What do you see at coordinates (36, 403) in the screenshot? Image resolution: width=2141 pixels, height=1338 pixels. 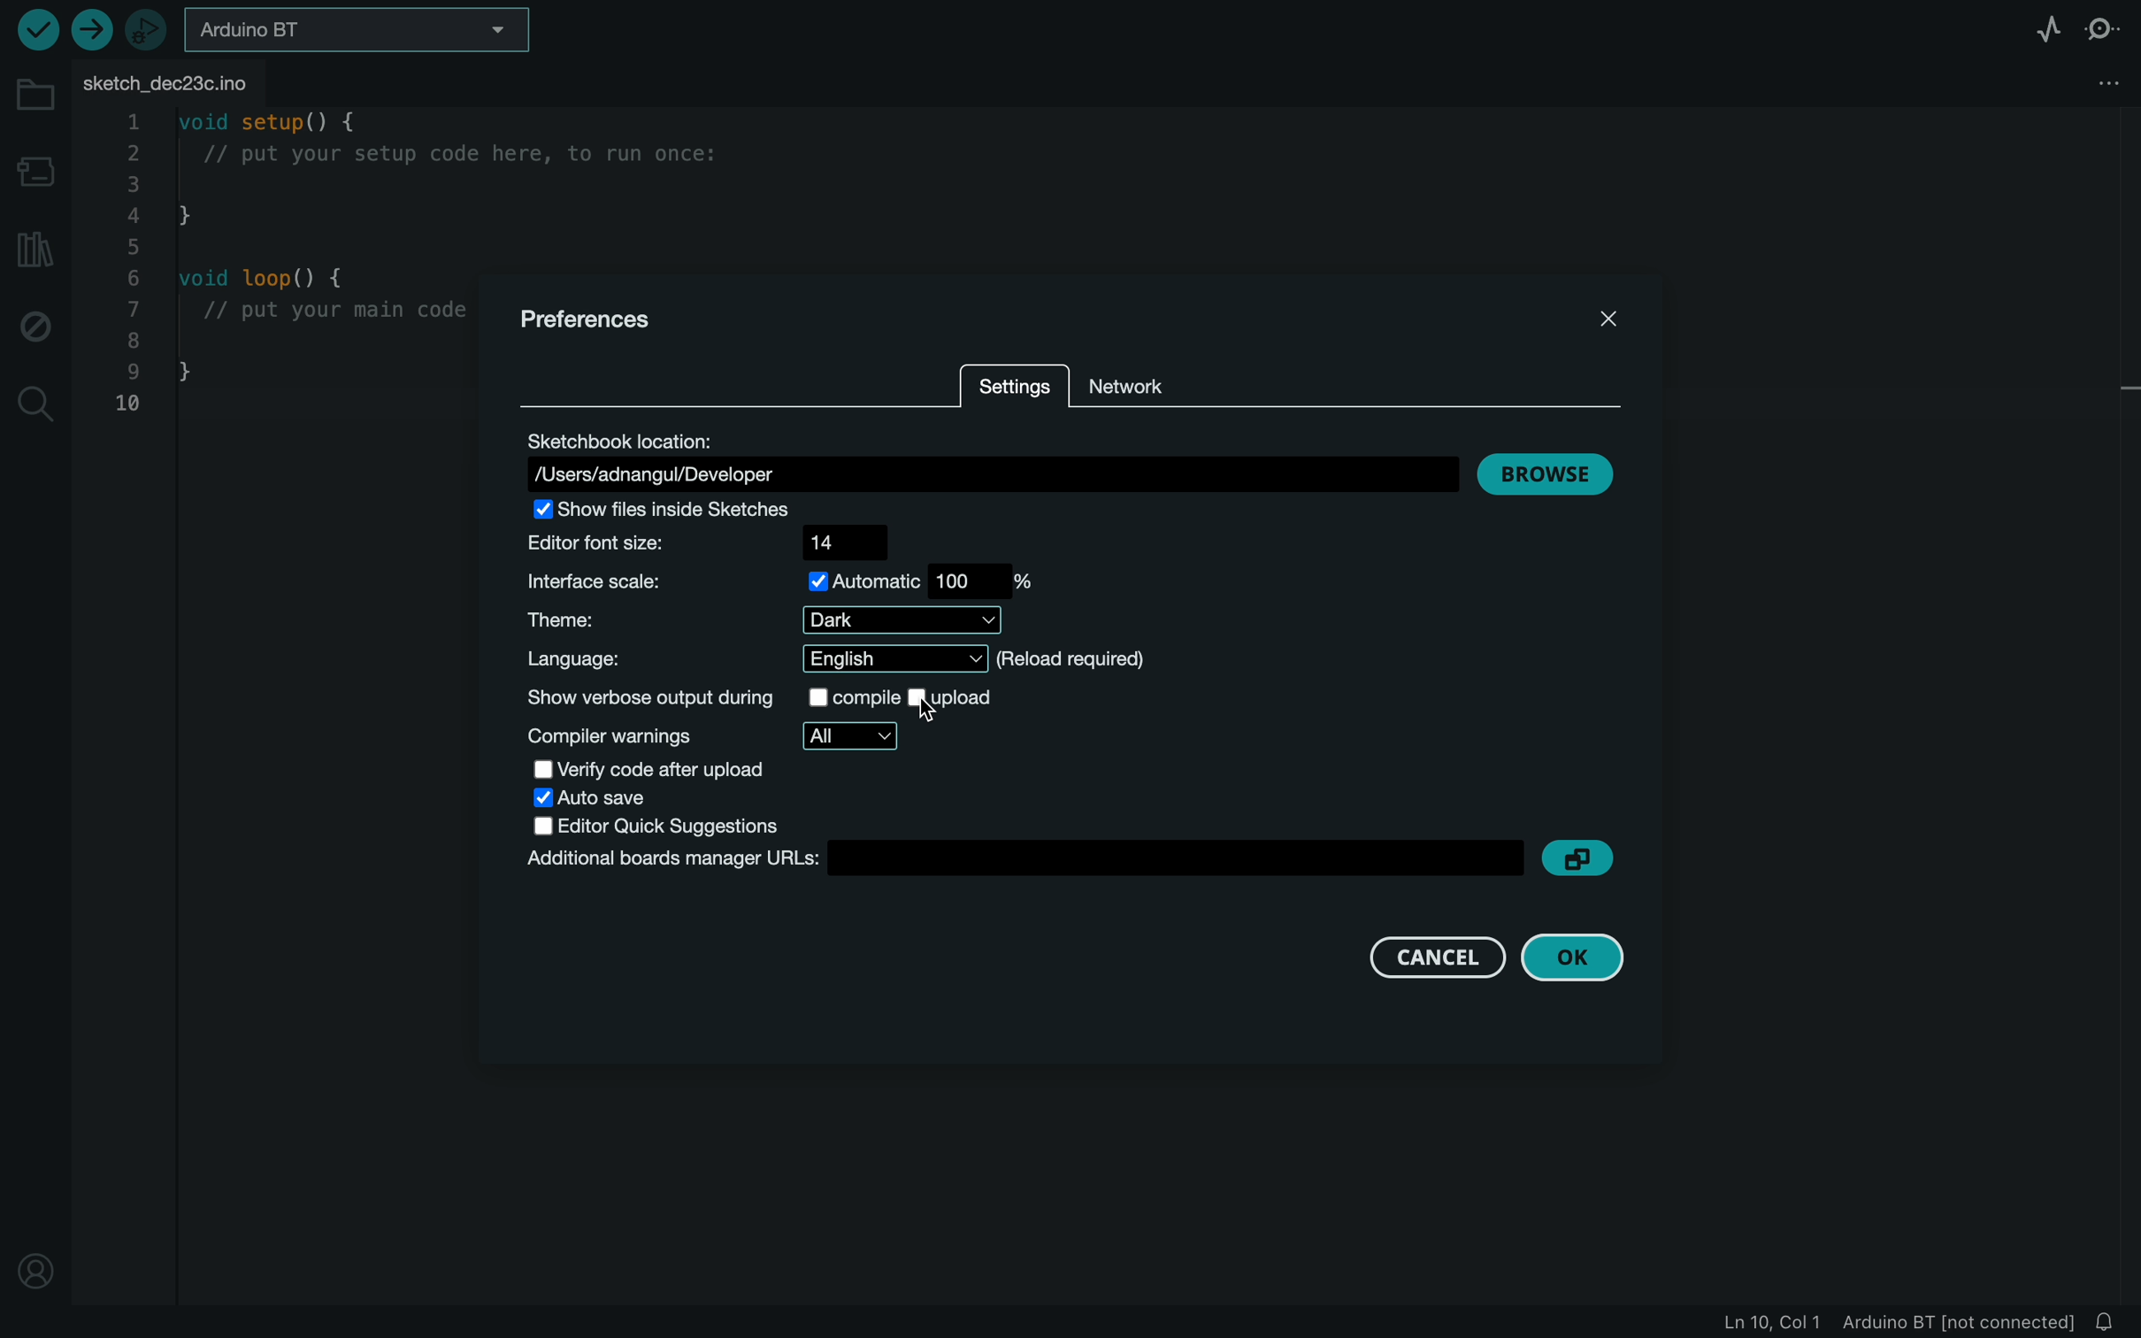 I see `search` at bounding box center [36, 403].